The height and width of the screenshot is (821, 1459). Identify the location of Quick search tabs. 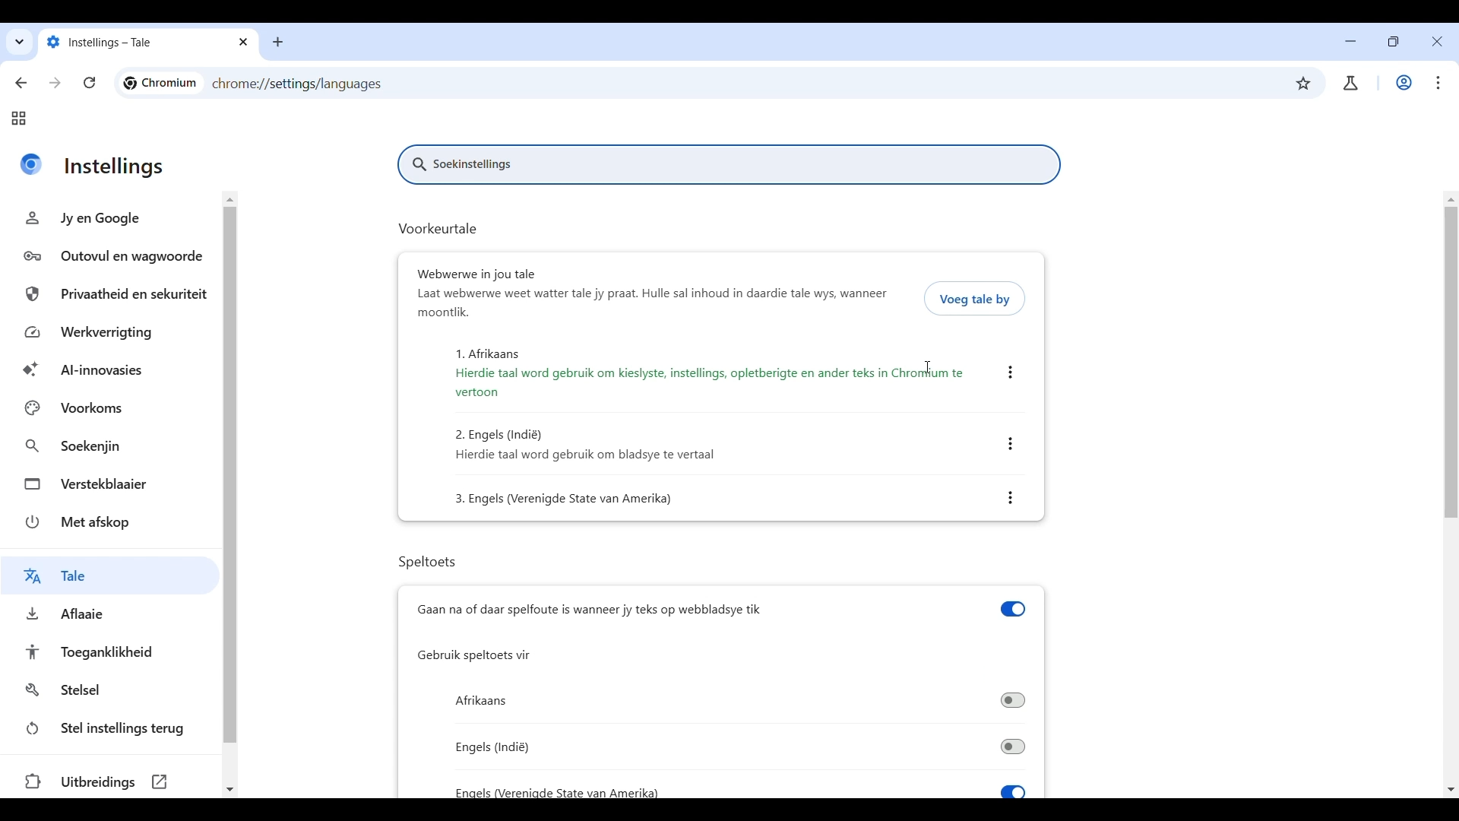
(18, 44).